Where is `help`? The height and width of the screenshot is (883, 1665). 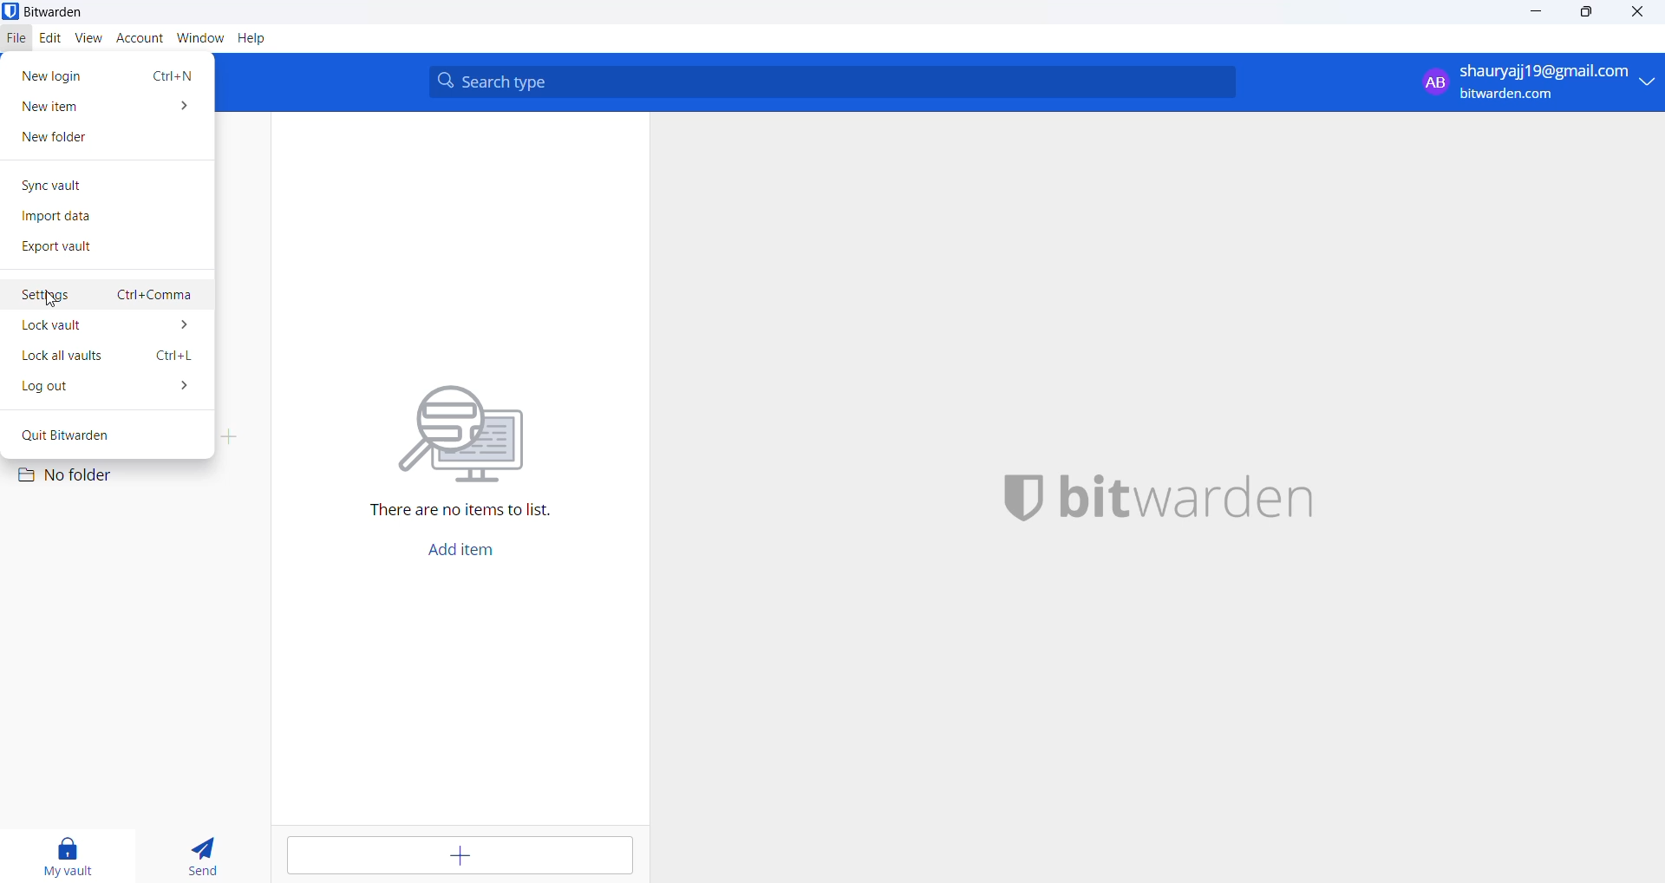 help is located at coordinates (258, 40).